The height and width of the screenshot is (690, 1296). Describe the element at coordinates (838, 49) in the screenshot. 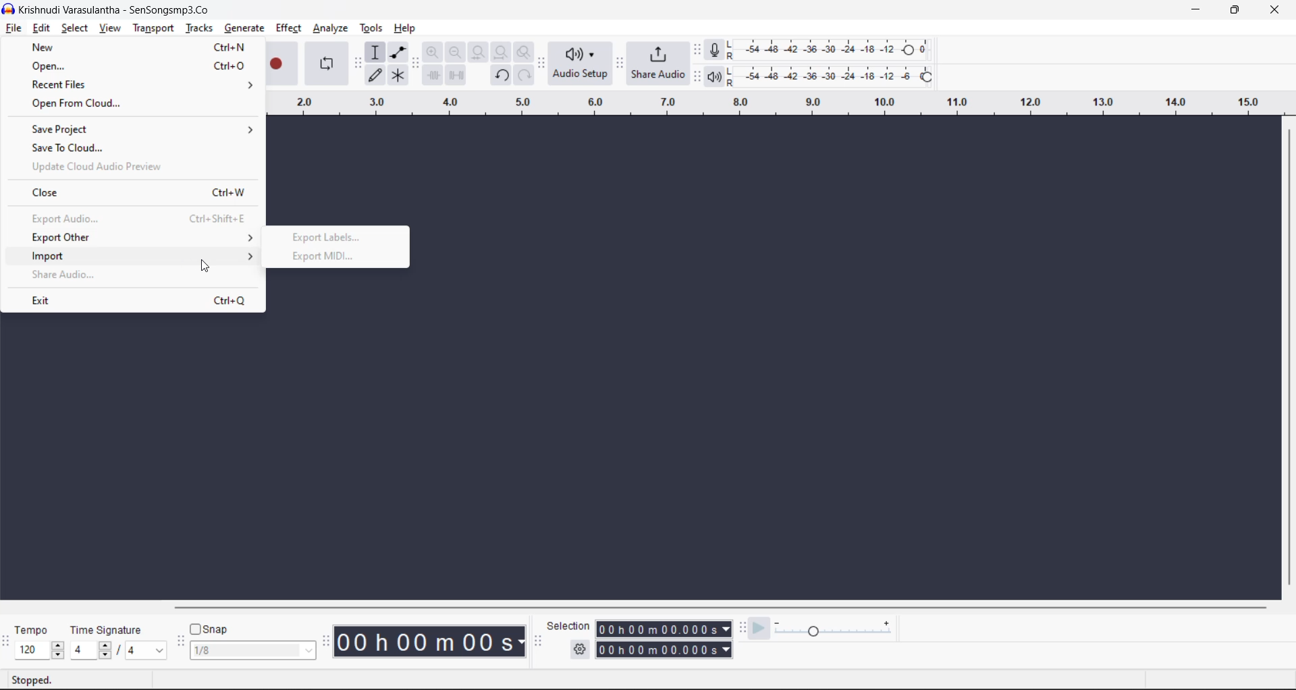

I see `recording level` at that location.